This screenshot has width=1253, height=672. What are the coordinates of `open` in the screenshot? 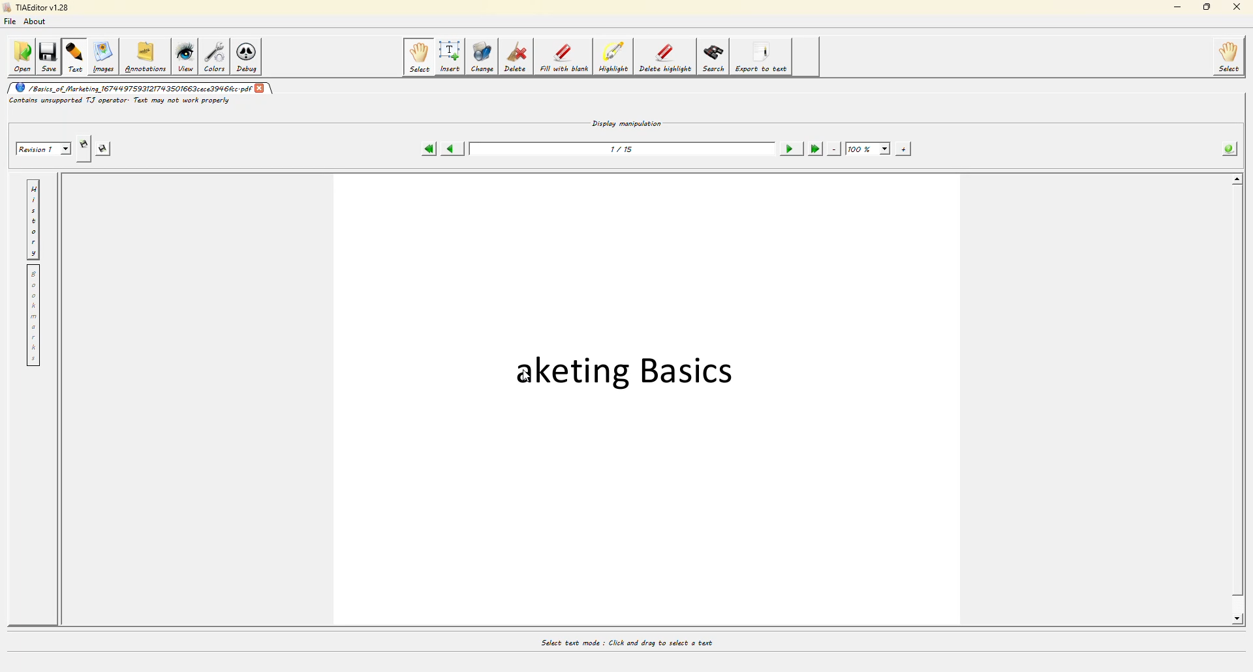 It's located at (22, 56).